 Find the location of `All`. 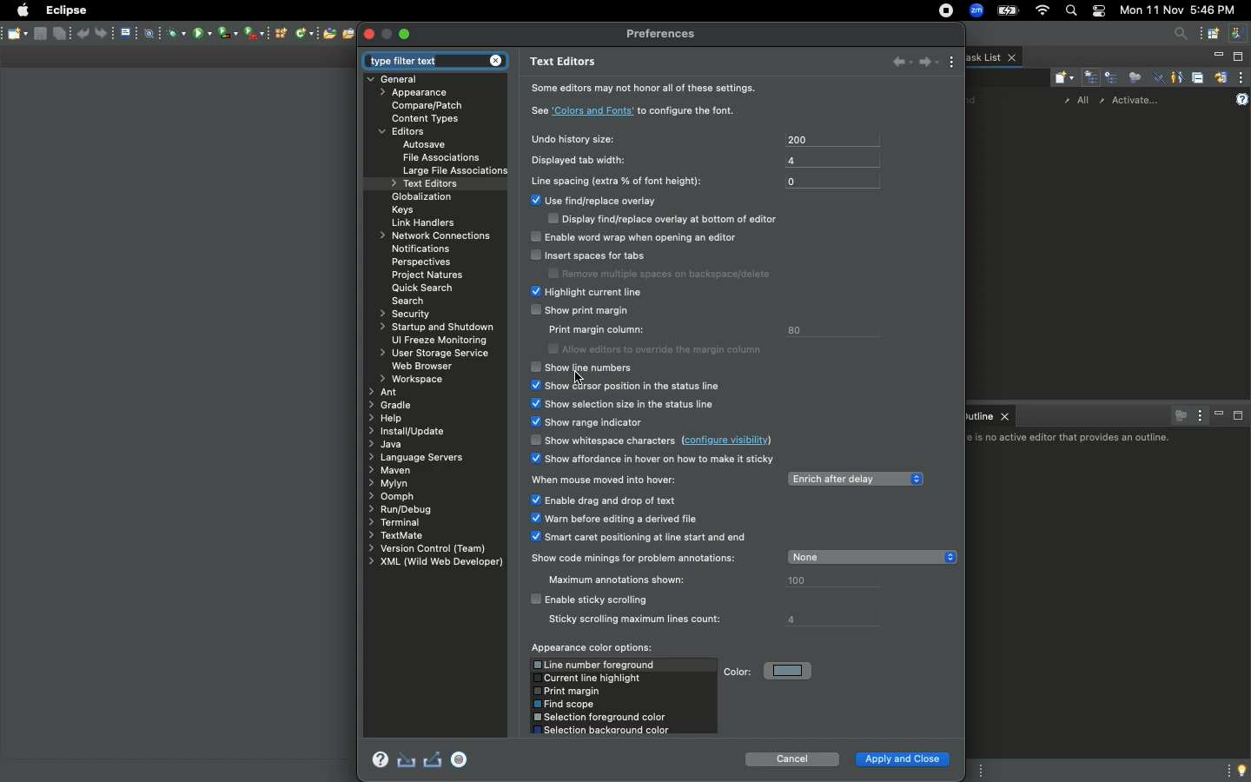

All is located at coordinates (1078, 101).